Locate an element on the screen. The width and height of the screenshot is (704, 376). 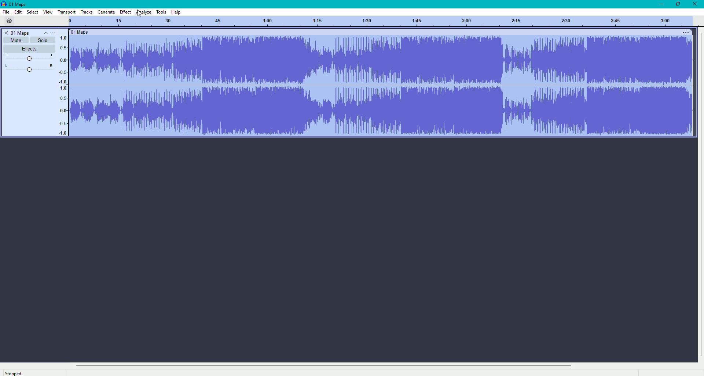
Tracks is located at coordinates (85, 12).